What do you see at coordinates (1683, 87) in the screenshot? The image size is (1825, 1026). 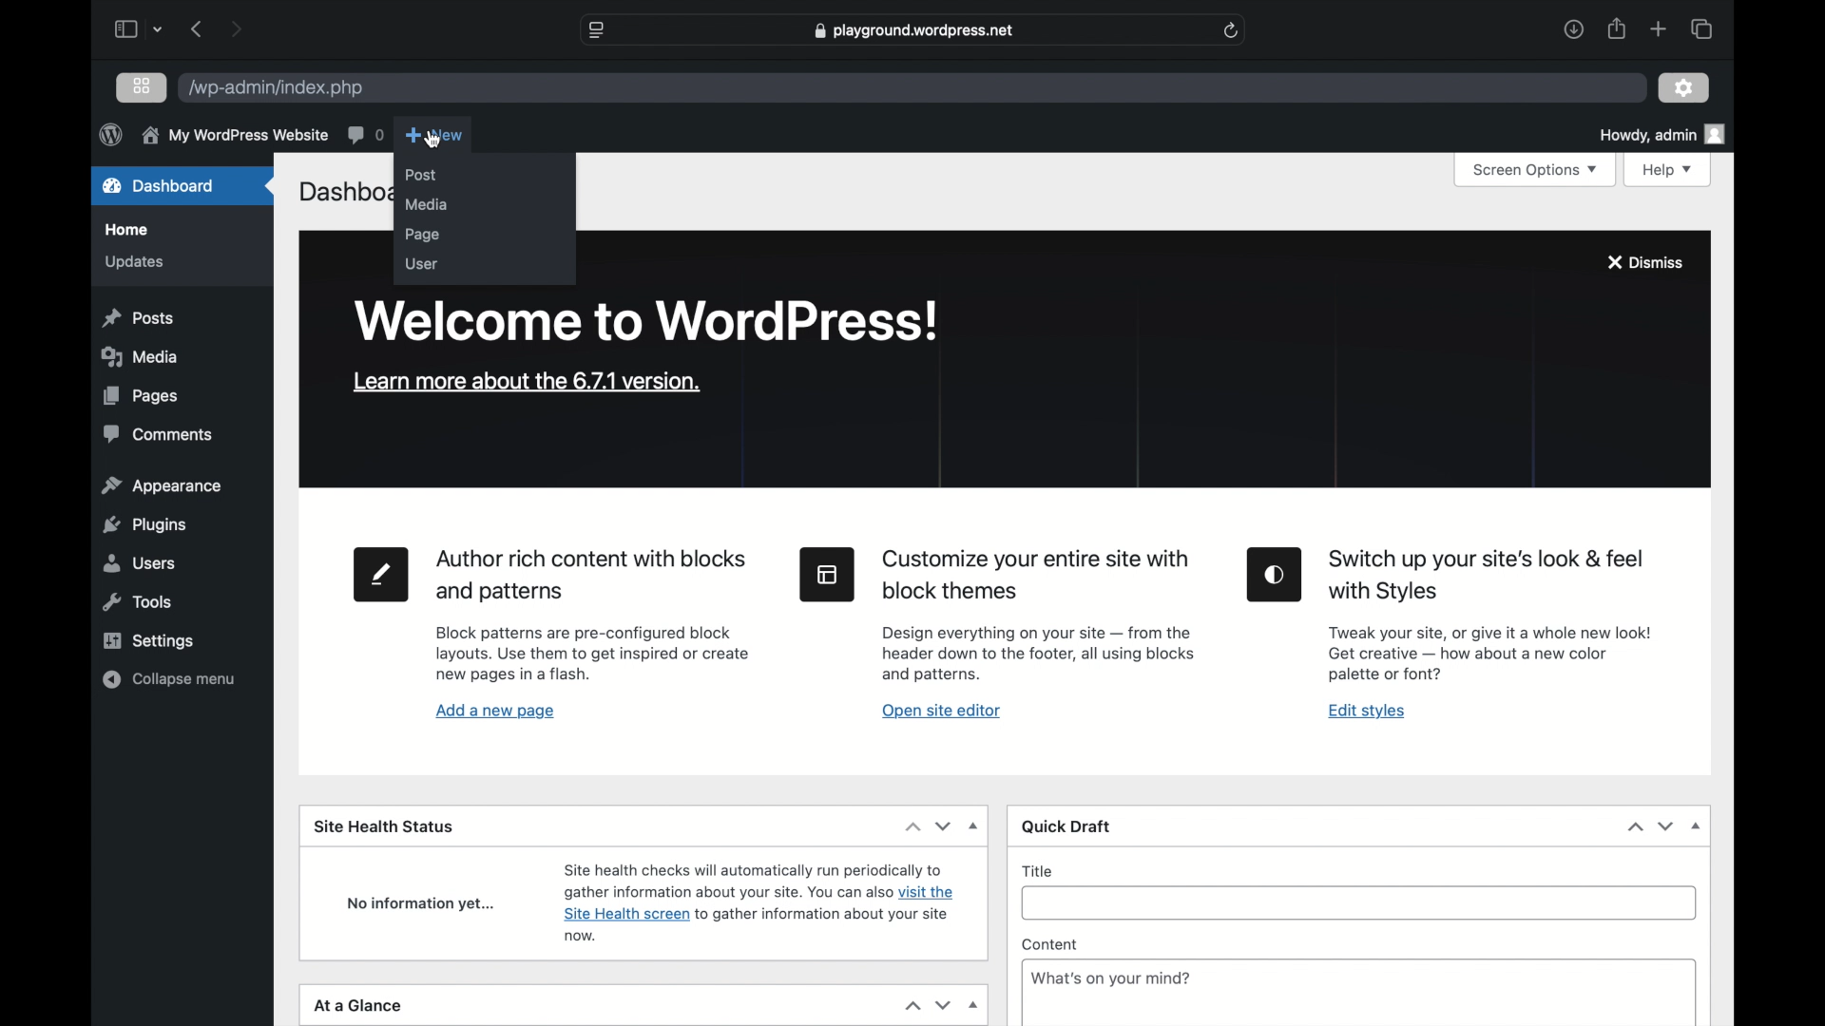 I see `settings` at bounding box center [1683, 87].